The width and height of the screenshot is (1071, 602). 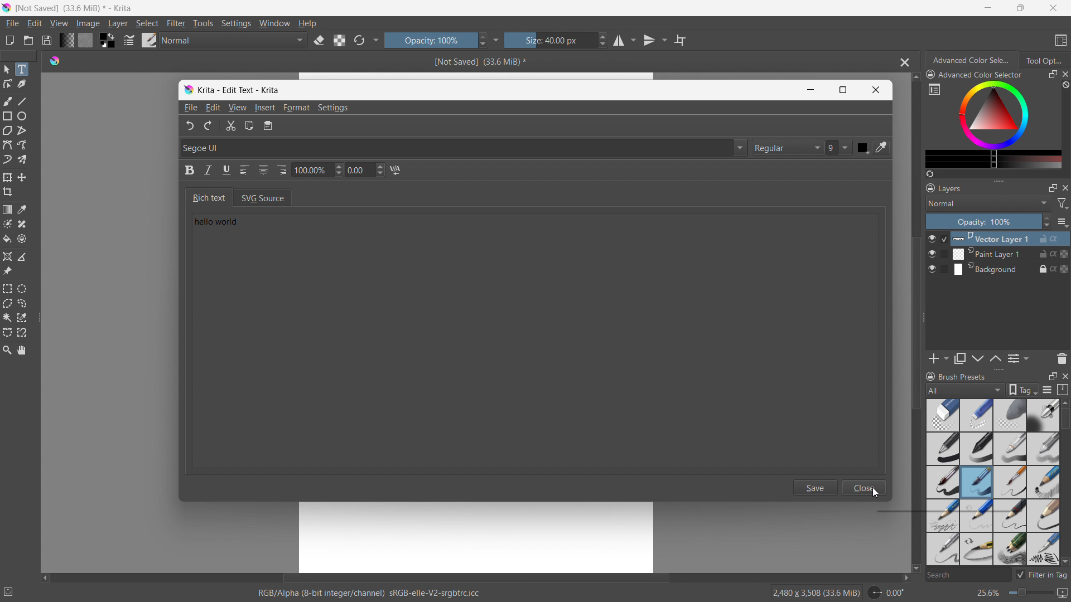 I want to click on rectangular selection tool, so click(x=7, y=289).